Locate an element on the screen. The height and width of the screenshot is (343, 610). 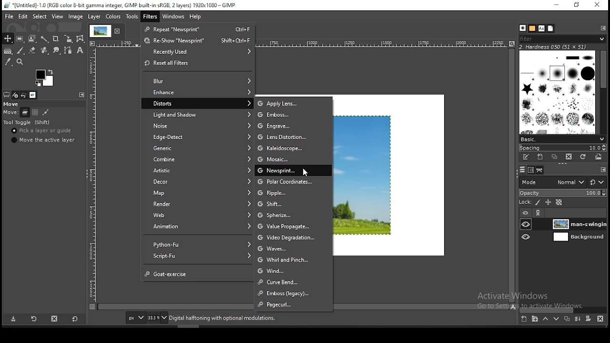
mouse pointer is located at coordinates (306, 173).